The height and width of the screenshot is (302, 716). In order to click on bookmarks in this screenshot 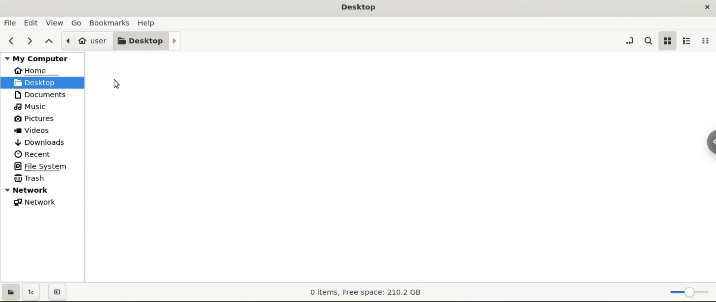, I will do `click(111, 22)`.